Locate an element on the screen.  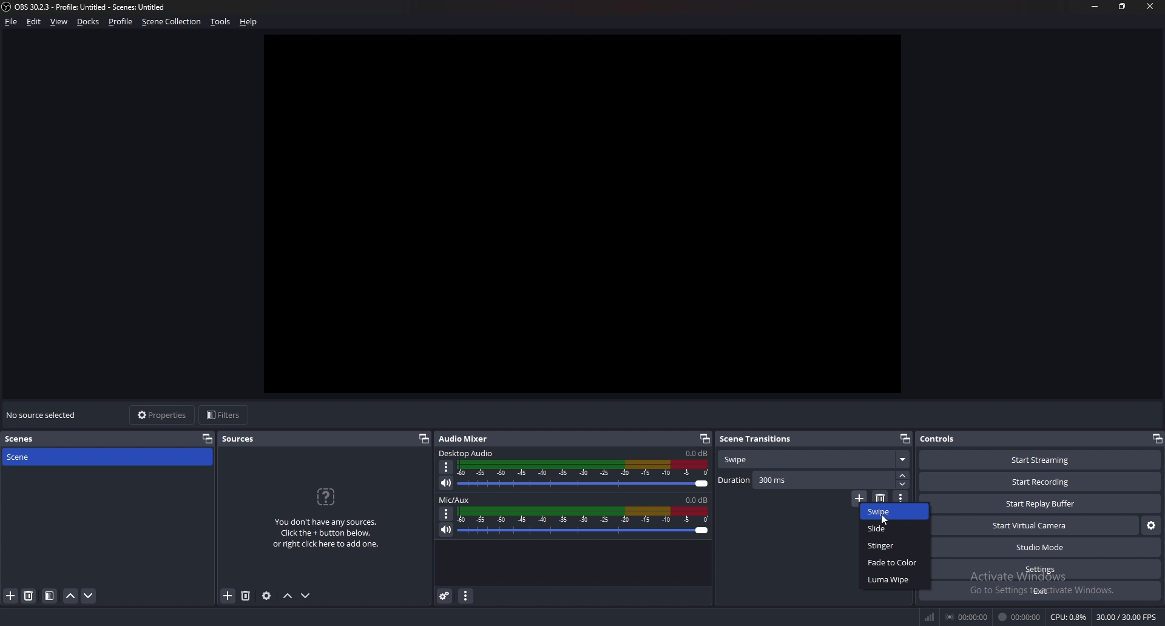
pop out is located at coordinates (1157, 439).